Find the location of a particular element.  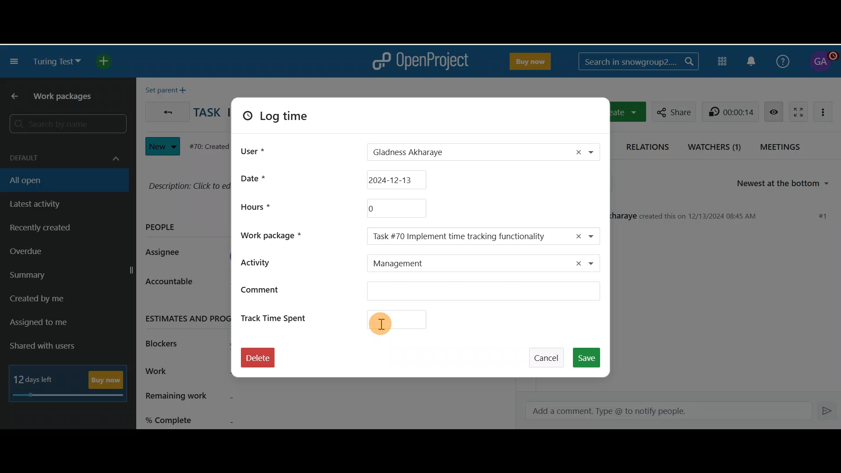

00:00:06 is located at coordinates (732, 111).